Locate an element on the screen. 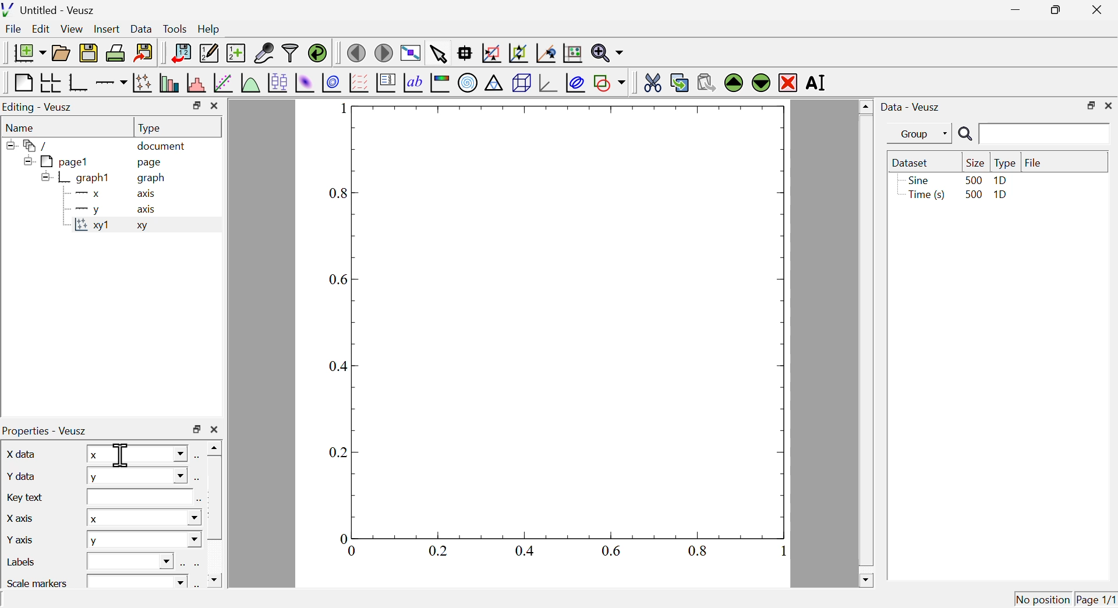 The height and width of the screenshot is (608, 1118). open a document is located at coordinates (62, 52).